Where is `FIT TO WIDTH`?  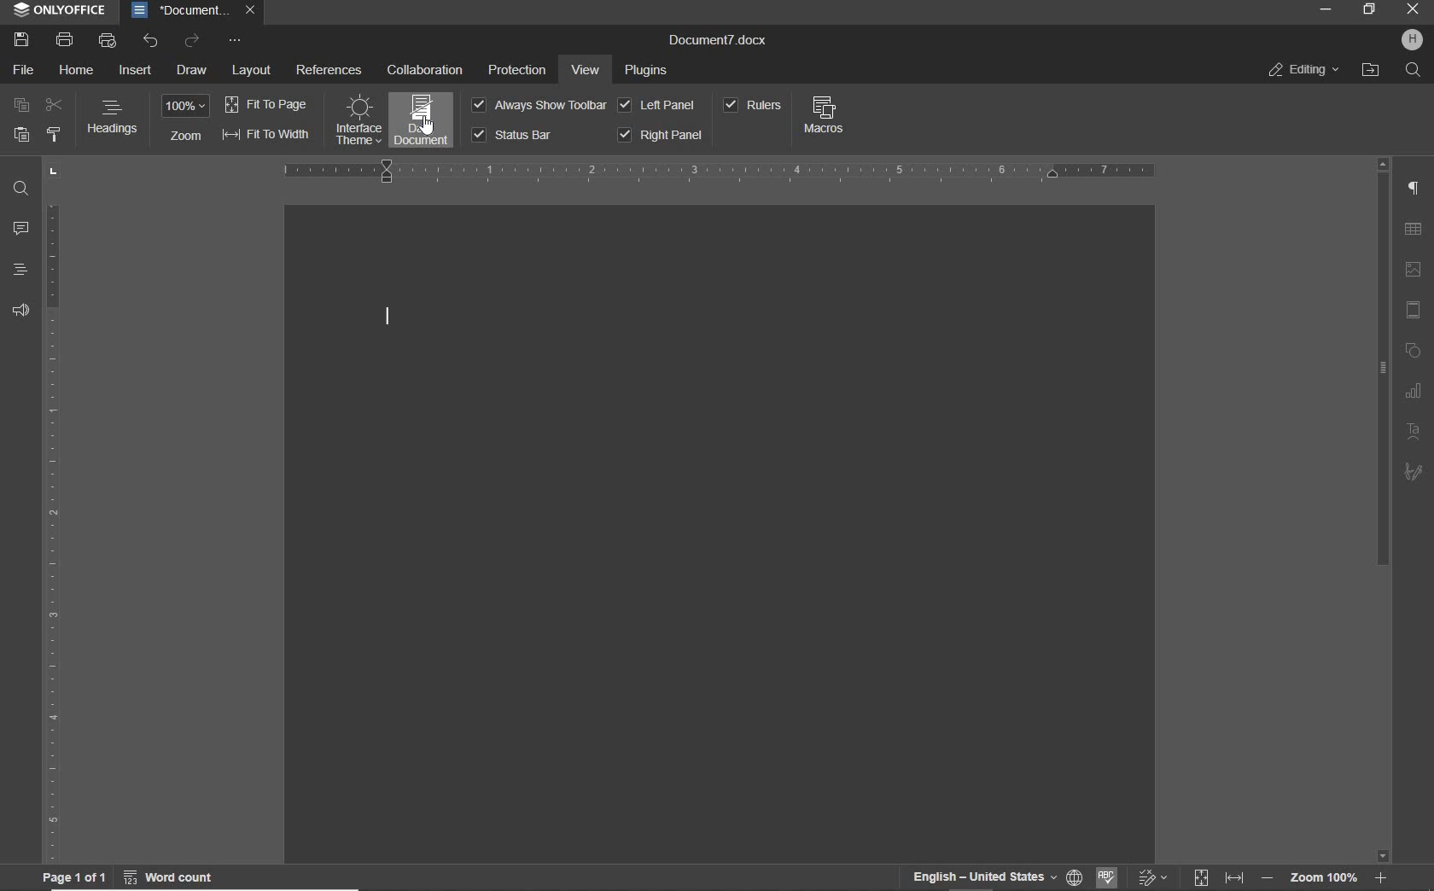 FIT TO WIDTH is located at coordinates (1235, 876).